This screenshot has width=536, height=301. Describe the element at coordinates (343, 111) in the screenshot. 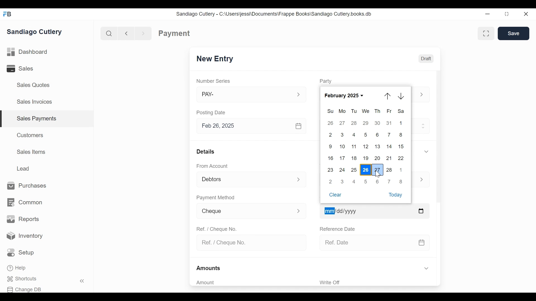

I see `Mo` at that location.